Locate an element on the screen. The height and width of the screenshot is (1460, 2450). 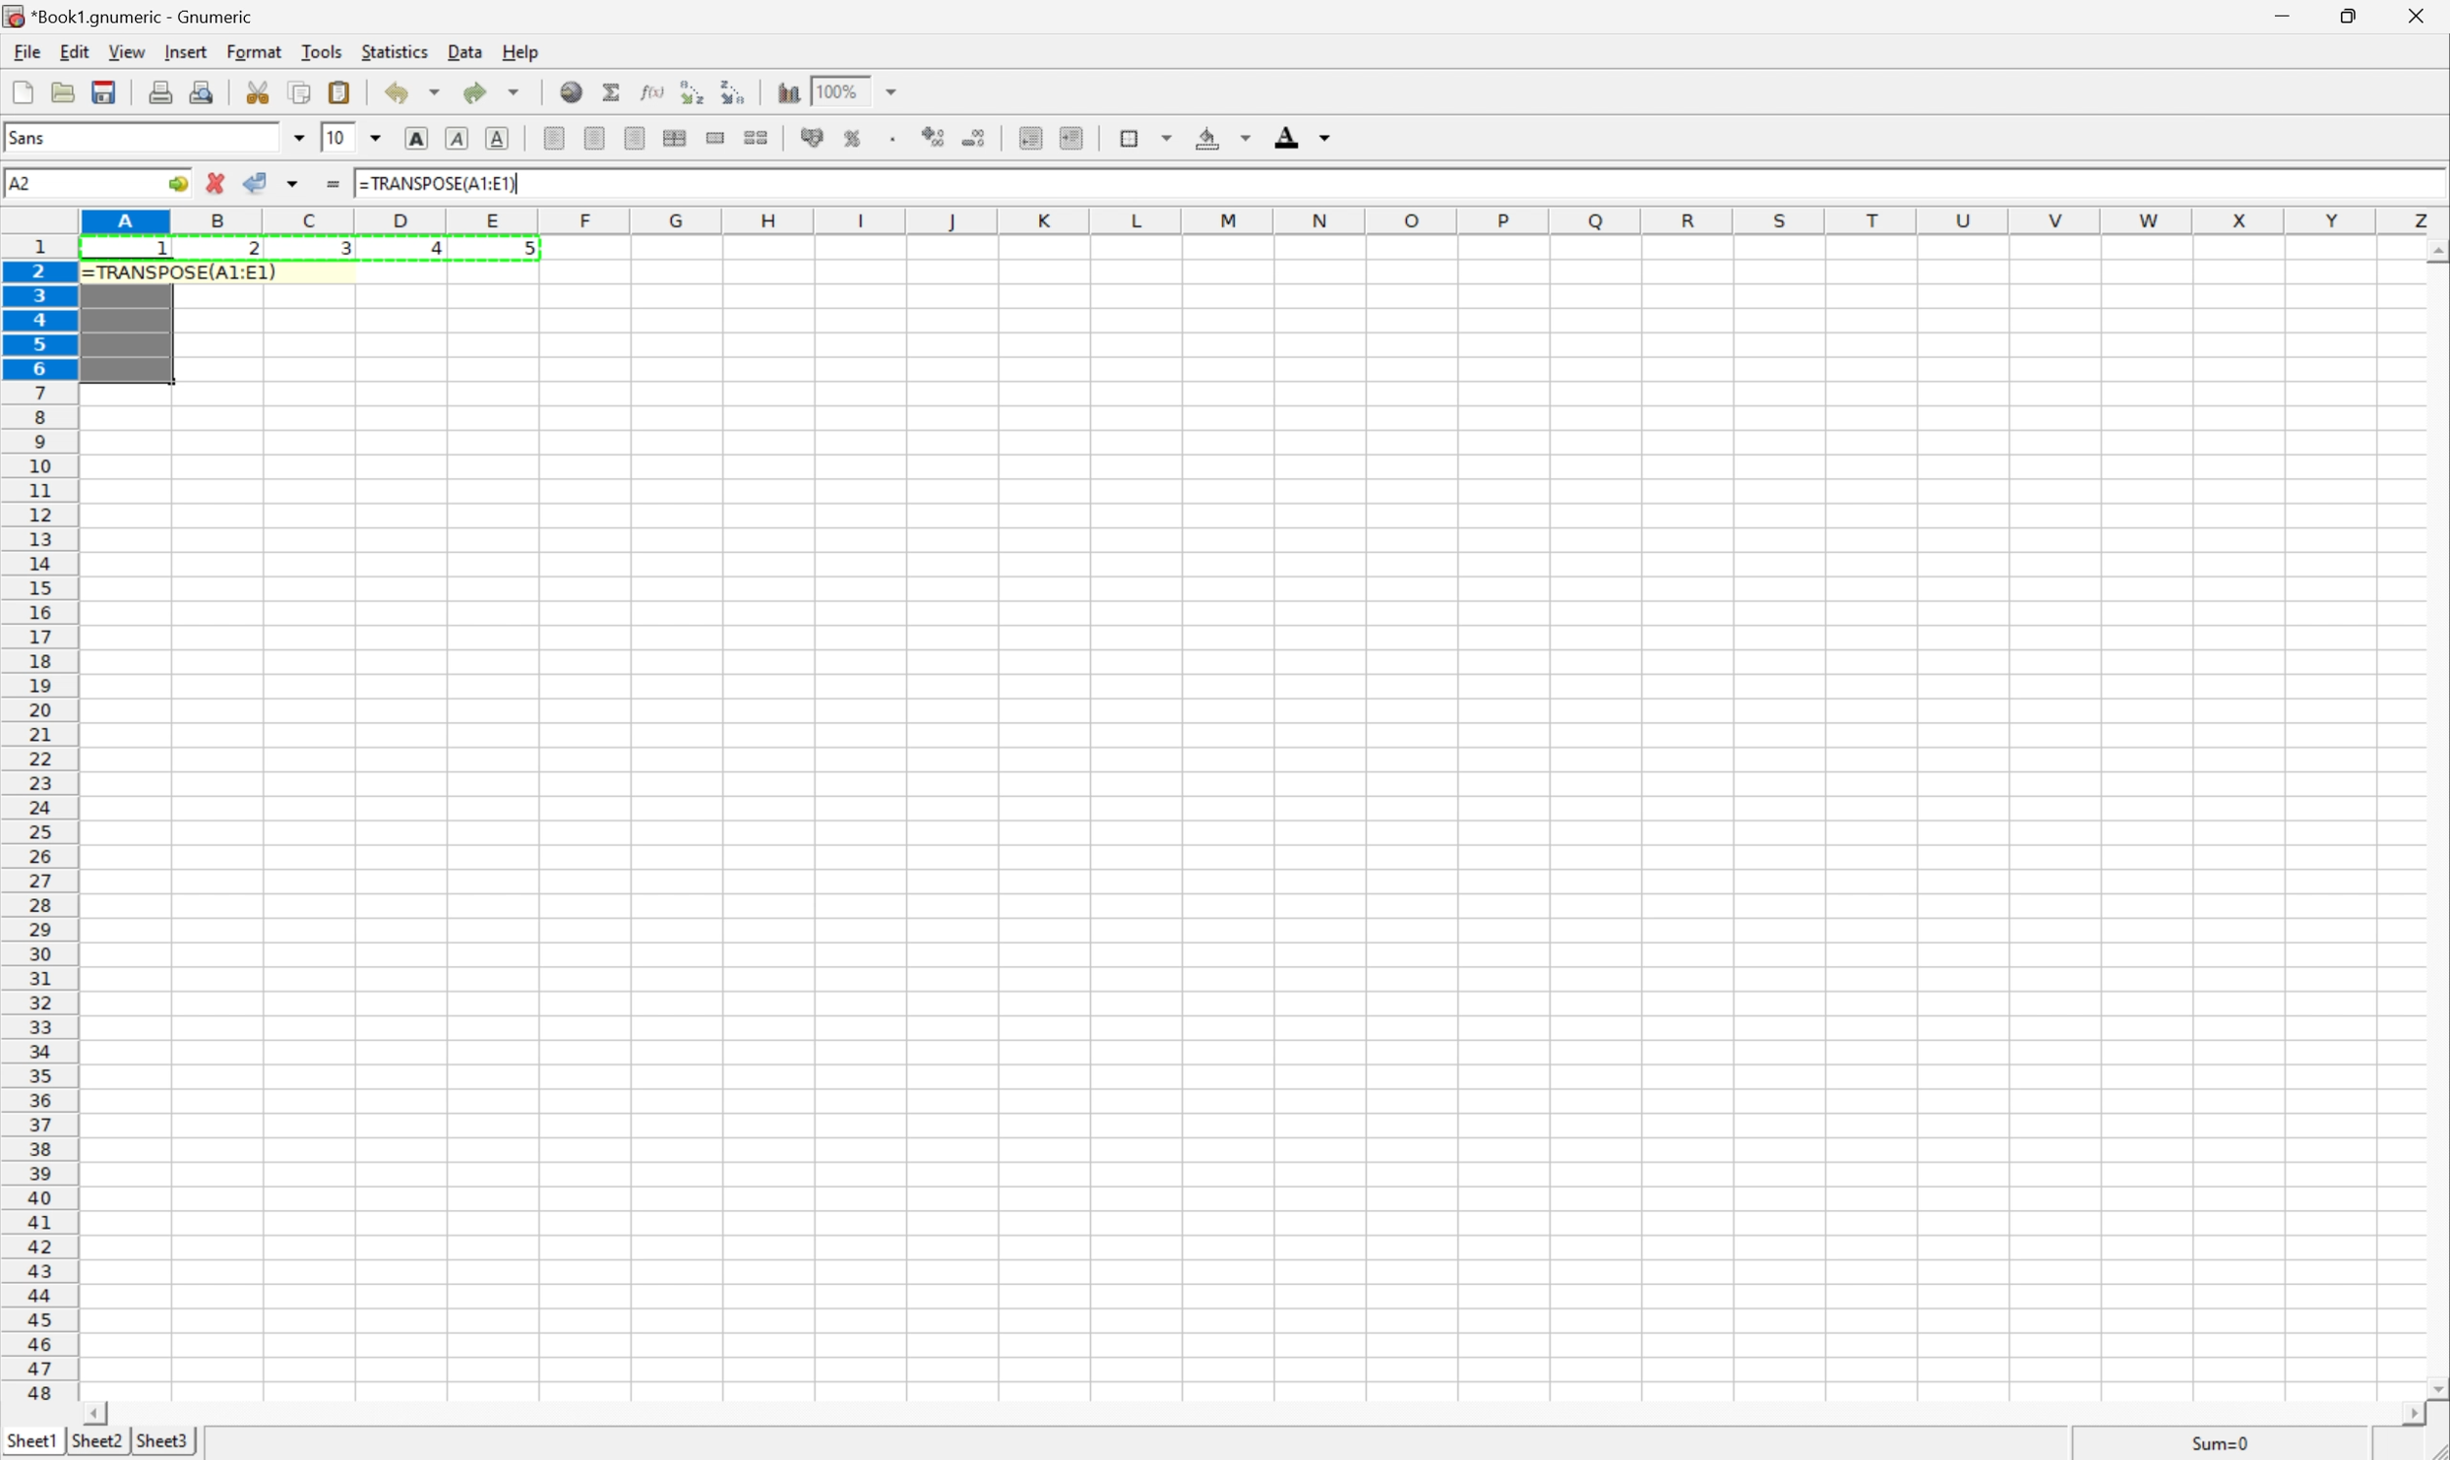
copy is located at coordinates (302, 90).